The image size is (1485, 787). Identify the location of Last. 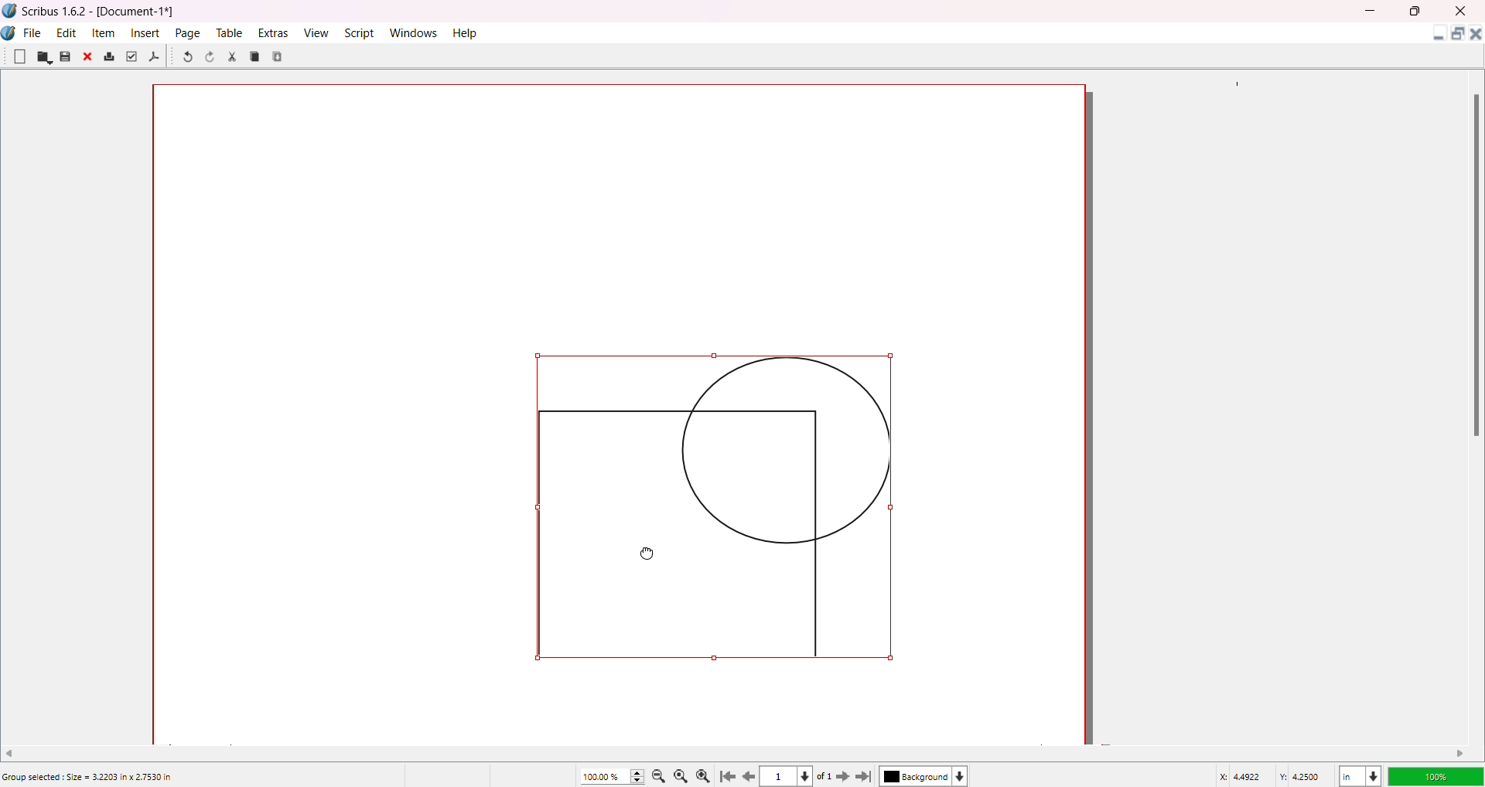
(865, 775).